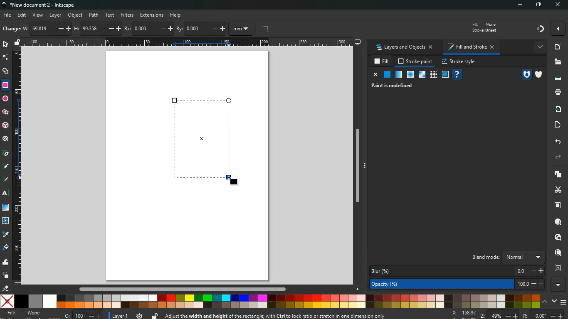  I want to click on opacity, so click(398, 75).